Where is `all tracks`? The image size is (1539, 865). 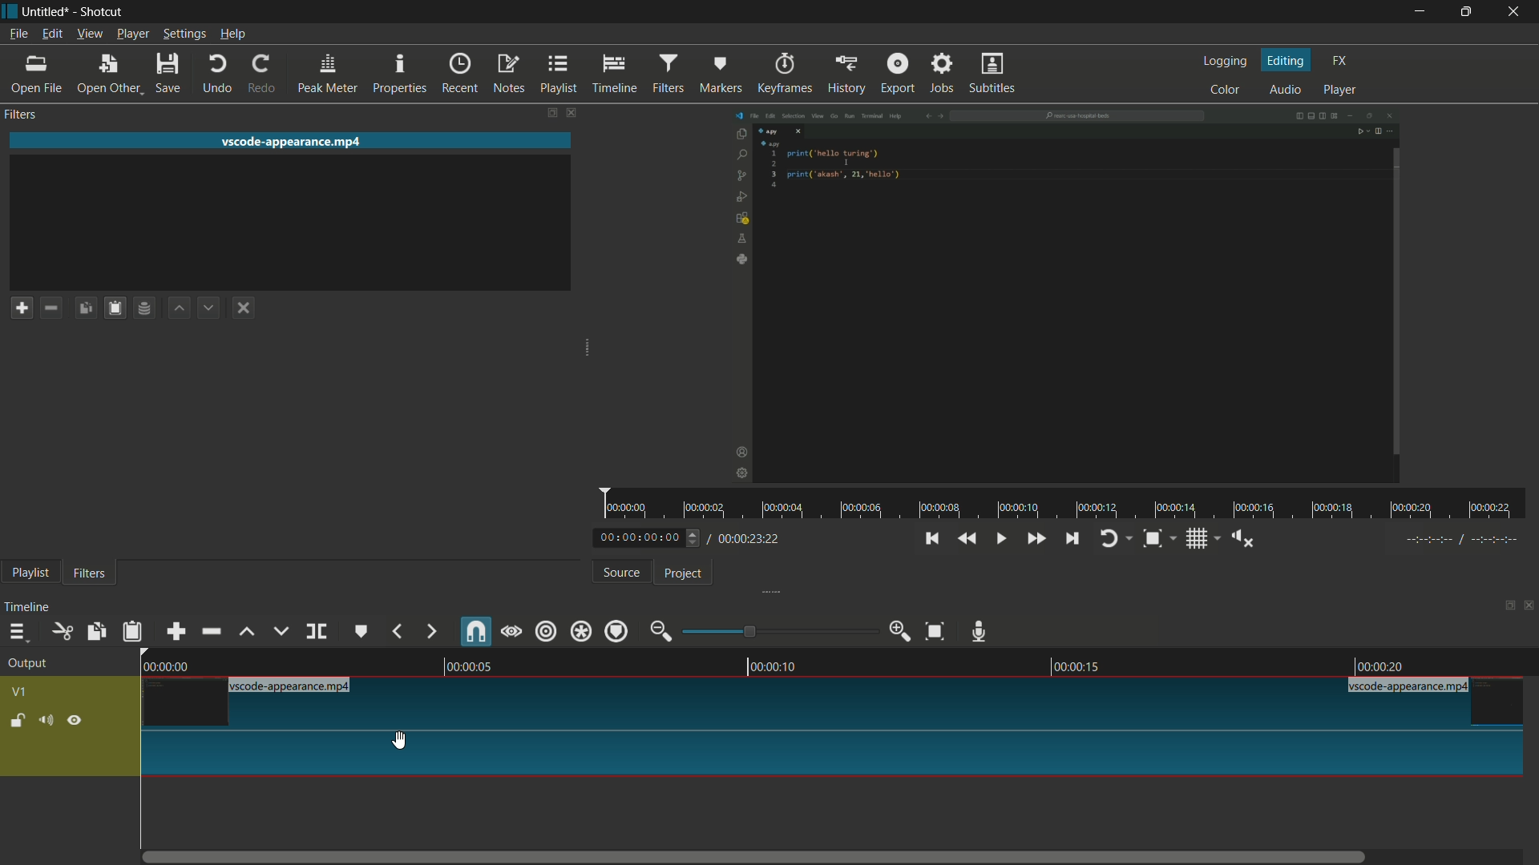 all tracks is located at coordinates (582, 631).